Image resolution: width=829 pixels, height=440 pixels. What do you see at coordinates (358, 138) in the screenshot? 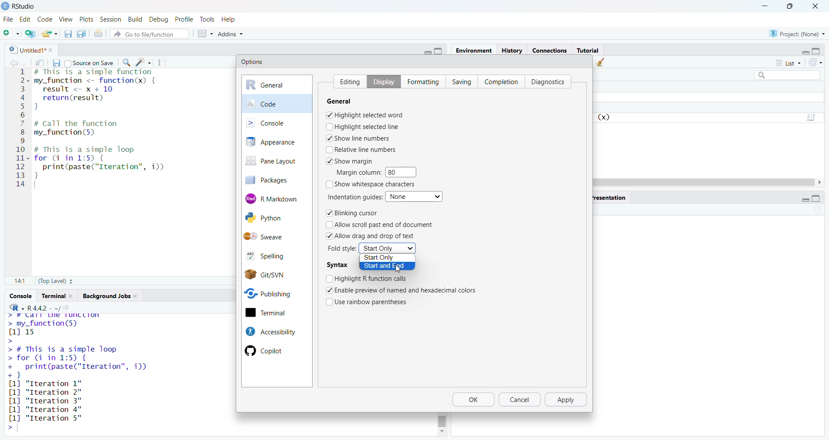
I see `show line numbers` at bounding box center [358, 138].